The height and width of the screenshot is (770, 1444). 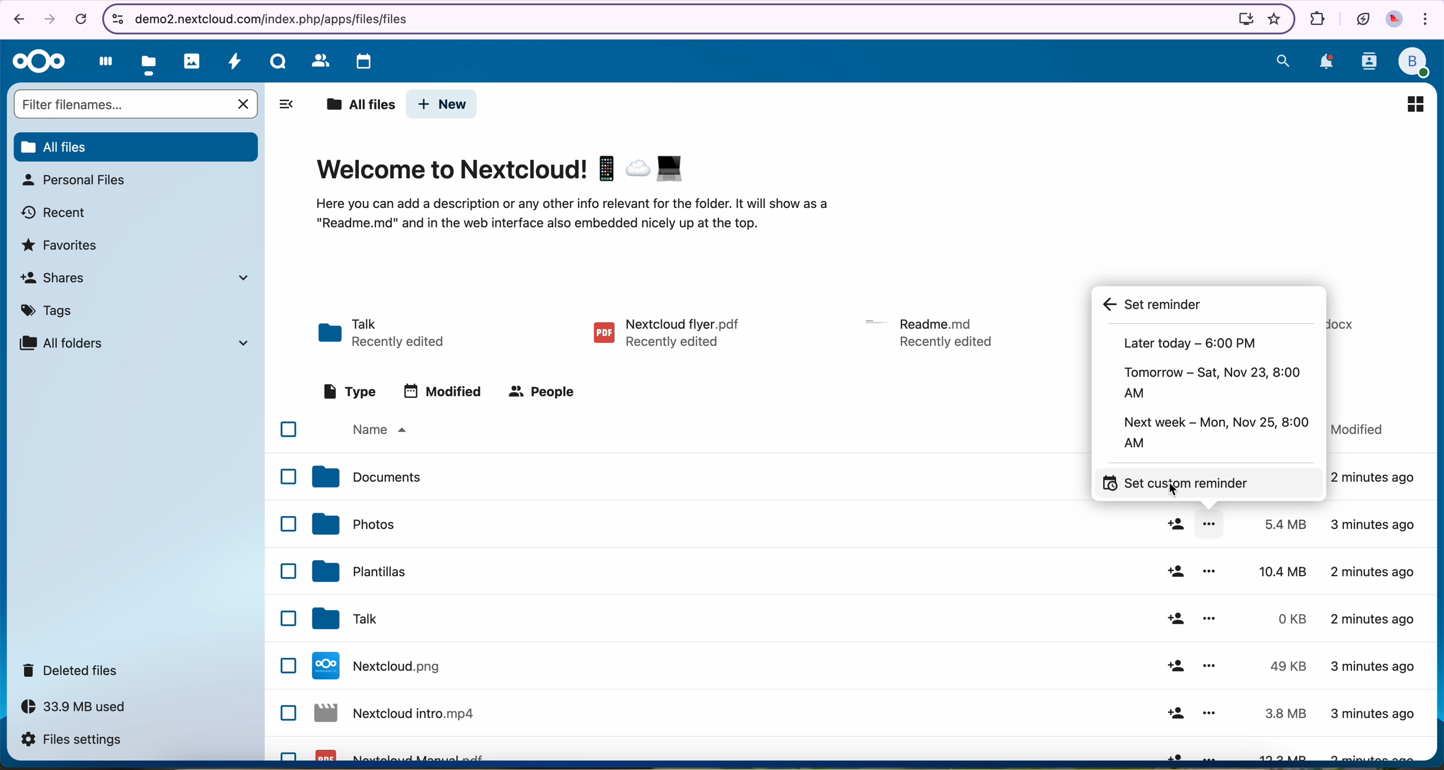 What do you see at coordinates (1211, 573) in the screenshot?
I see `more options` at bounding box center [1211, 573].